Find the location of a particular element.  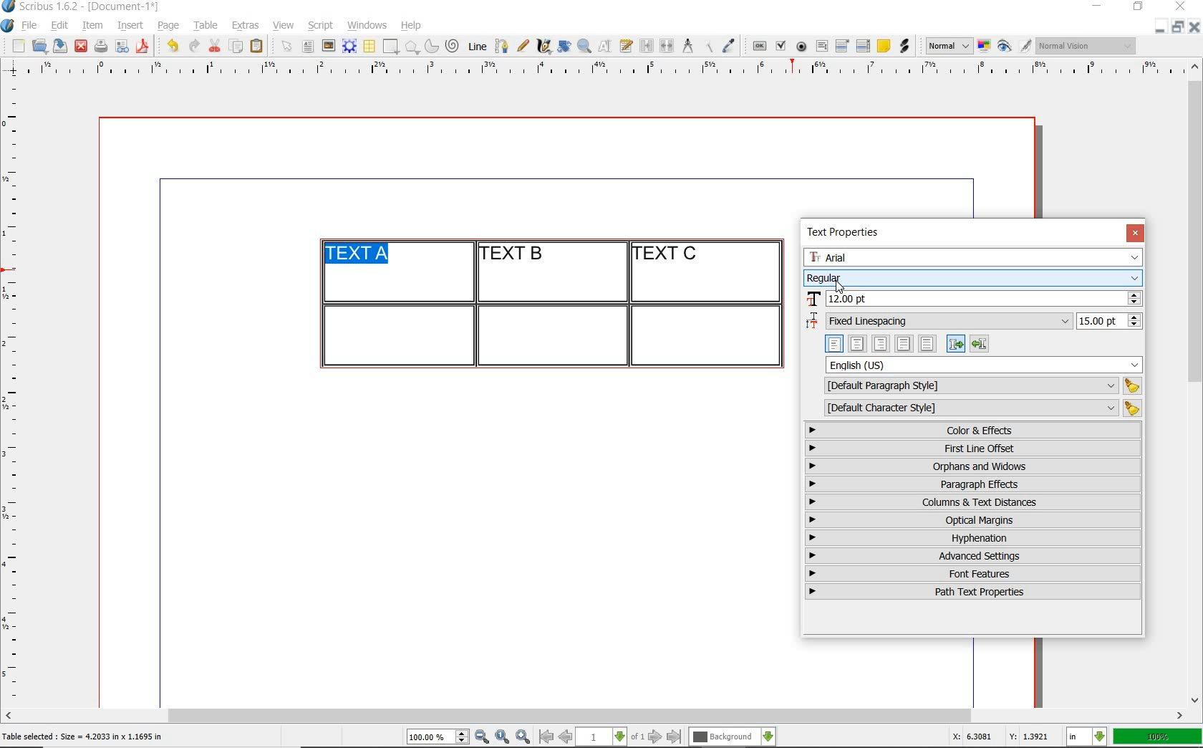

link text frames is located at coordinates (647, 47).